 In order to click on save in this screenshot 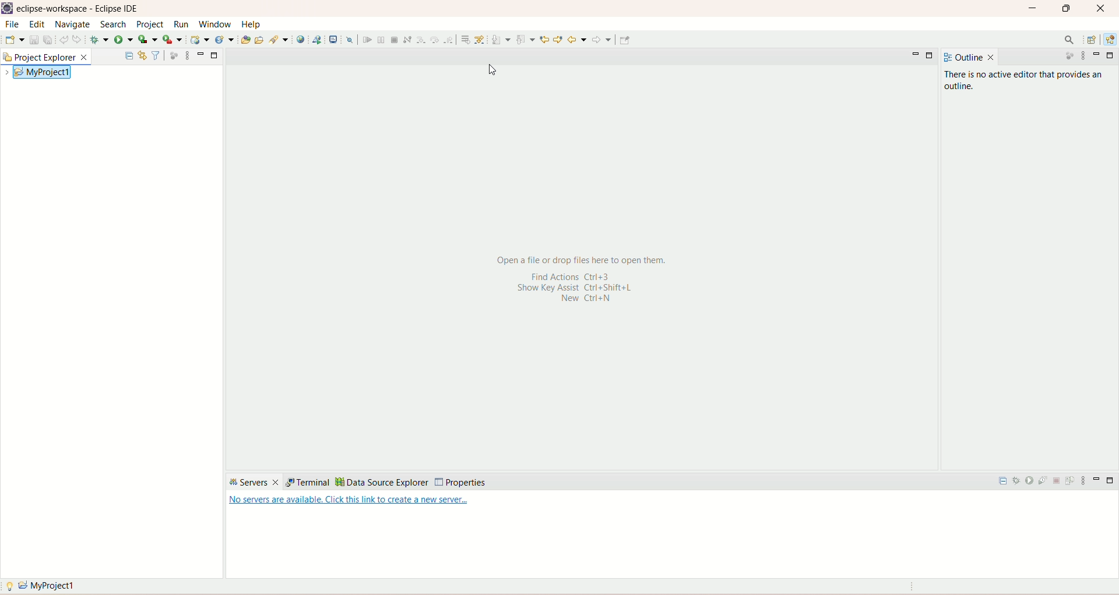, I will do `click(33, 40)`.